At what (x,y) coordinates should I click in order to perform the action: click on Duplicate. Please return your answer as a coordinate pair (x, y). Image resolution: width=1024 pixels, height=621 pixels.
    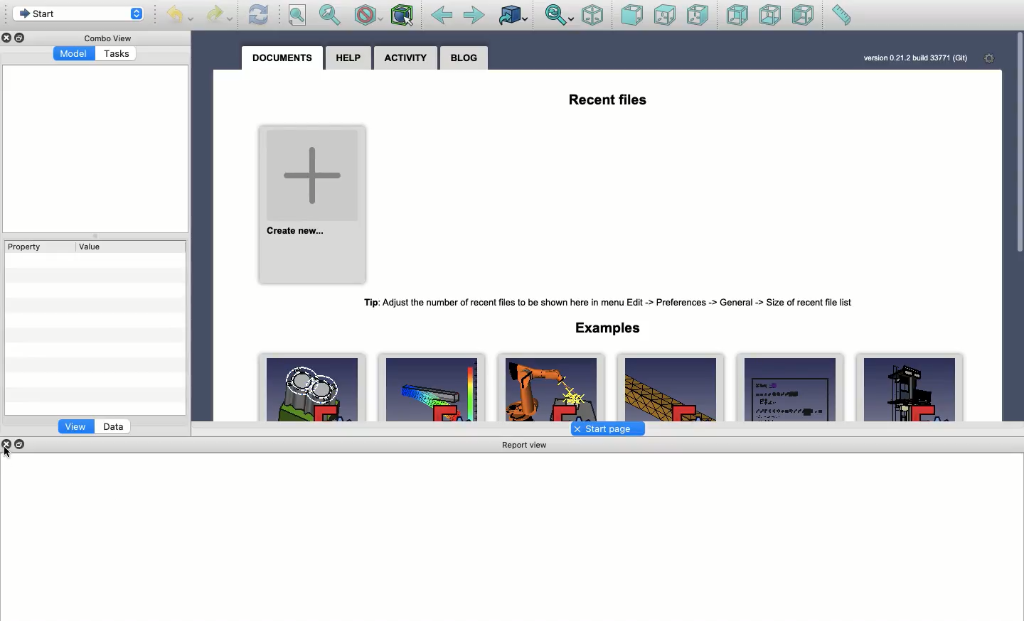
    Looking at the image, I should click on (22, 37).